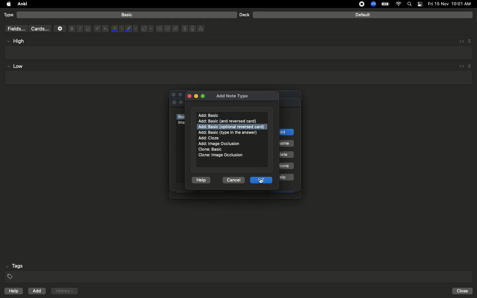  Describe the element at coordinates (358, 4) in the screenshot. I see `recording` at that location.